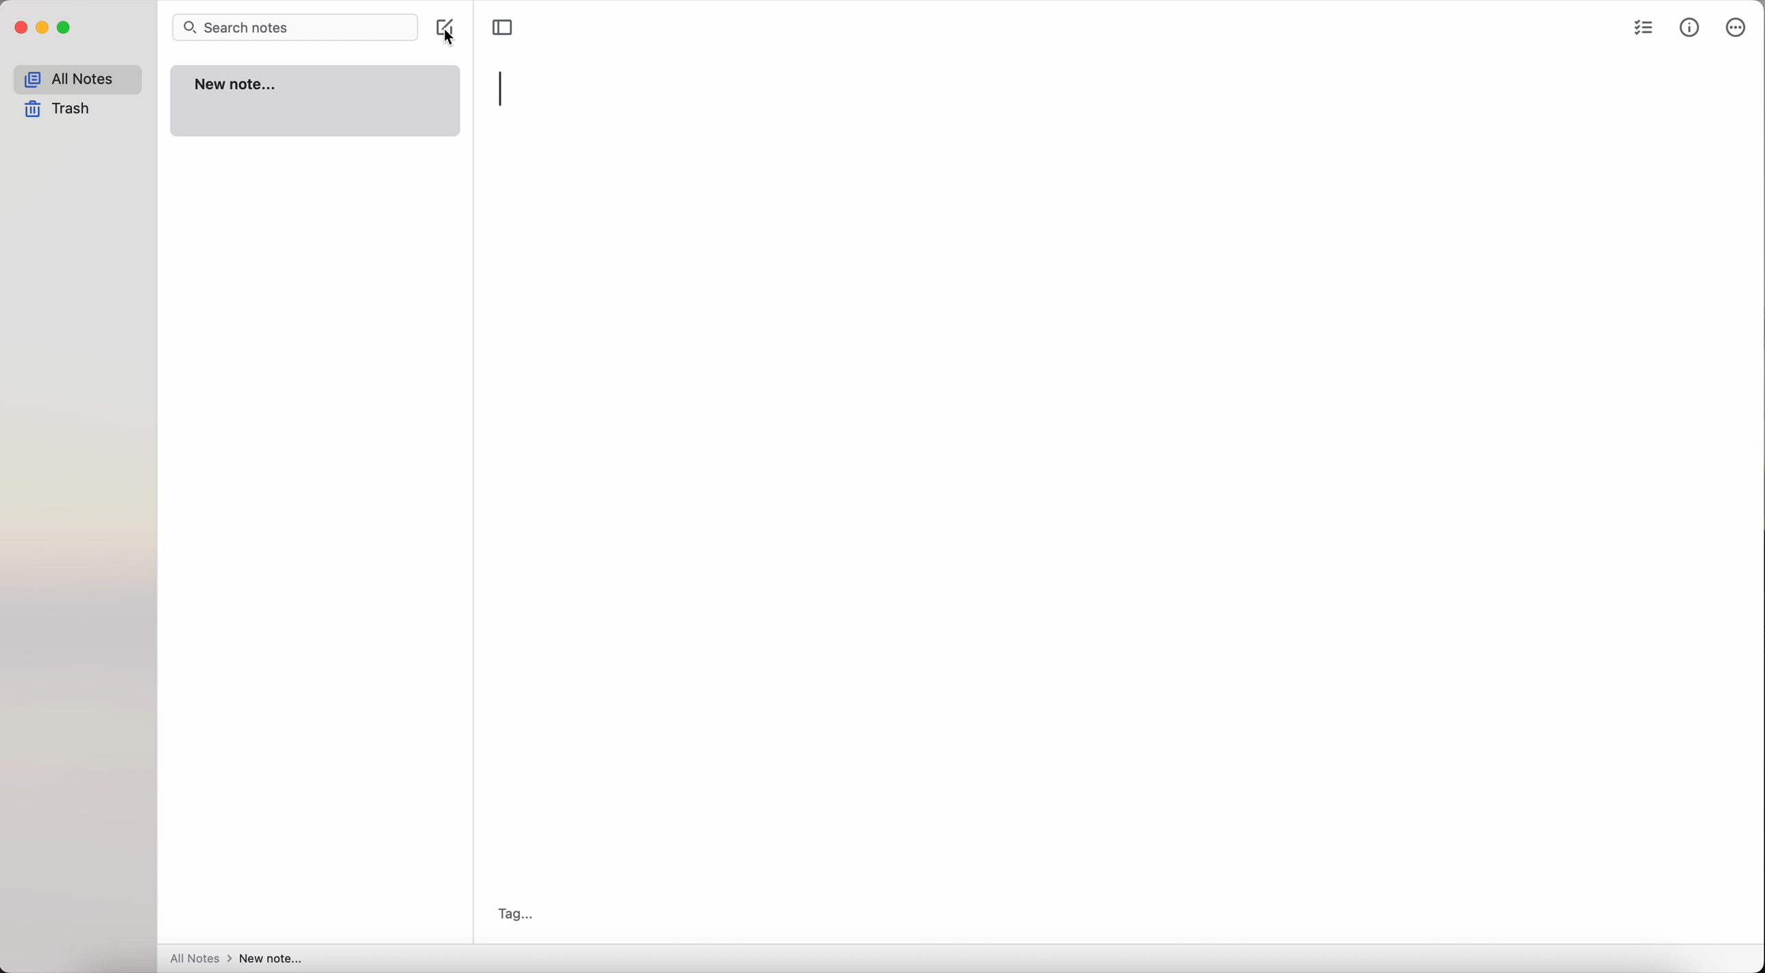 The image size is (1765, 973). What do you see at coordinates (298, 27) in the screenshot?
I see `search bar` at bounding box center [298, 27].